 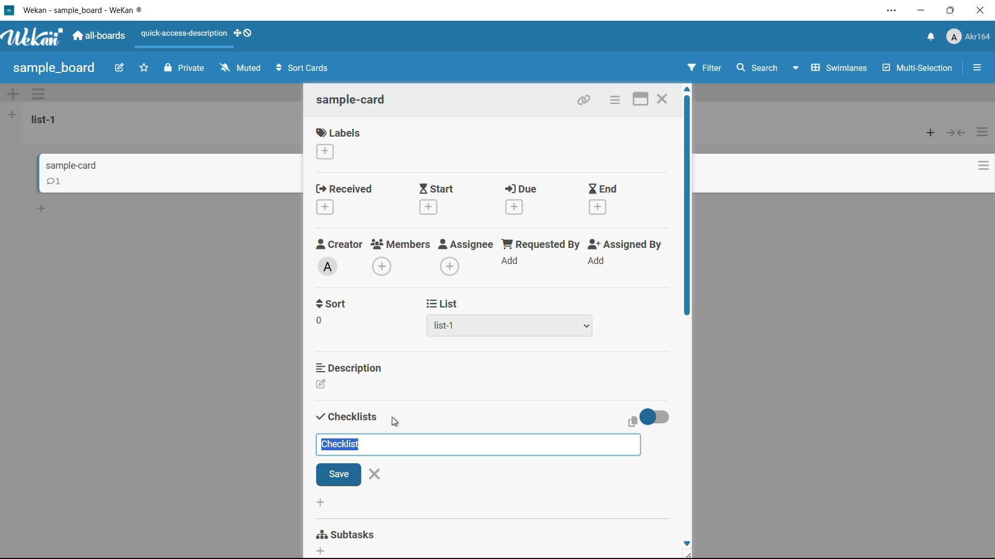 I want to click on requested by, so click(x=542, y=244).